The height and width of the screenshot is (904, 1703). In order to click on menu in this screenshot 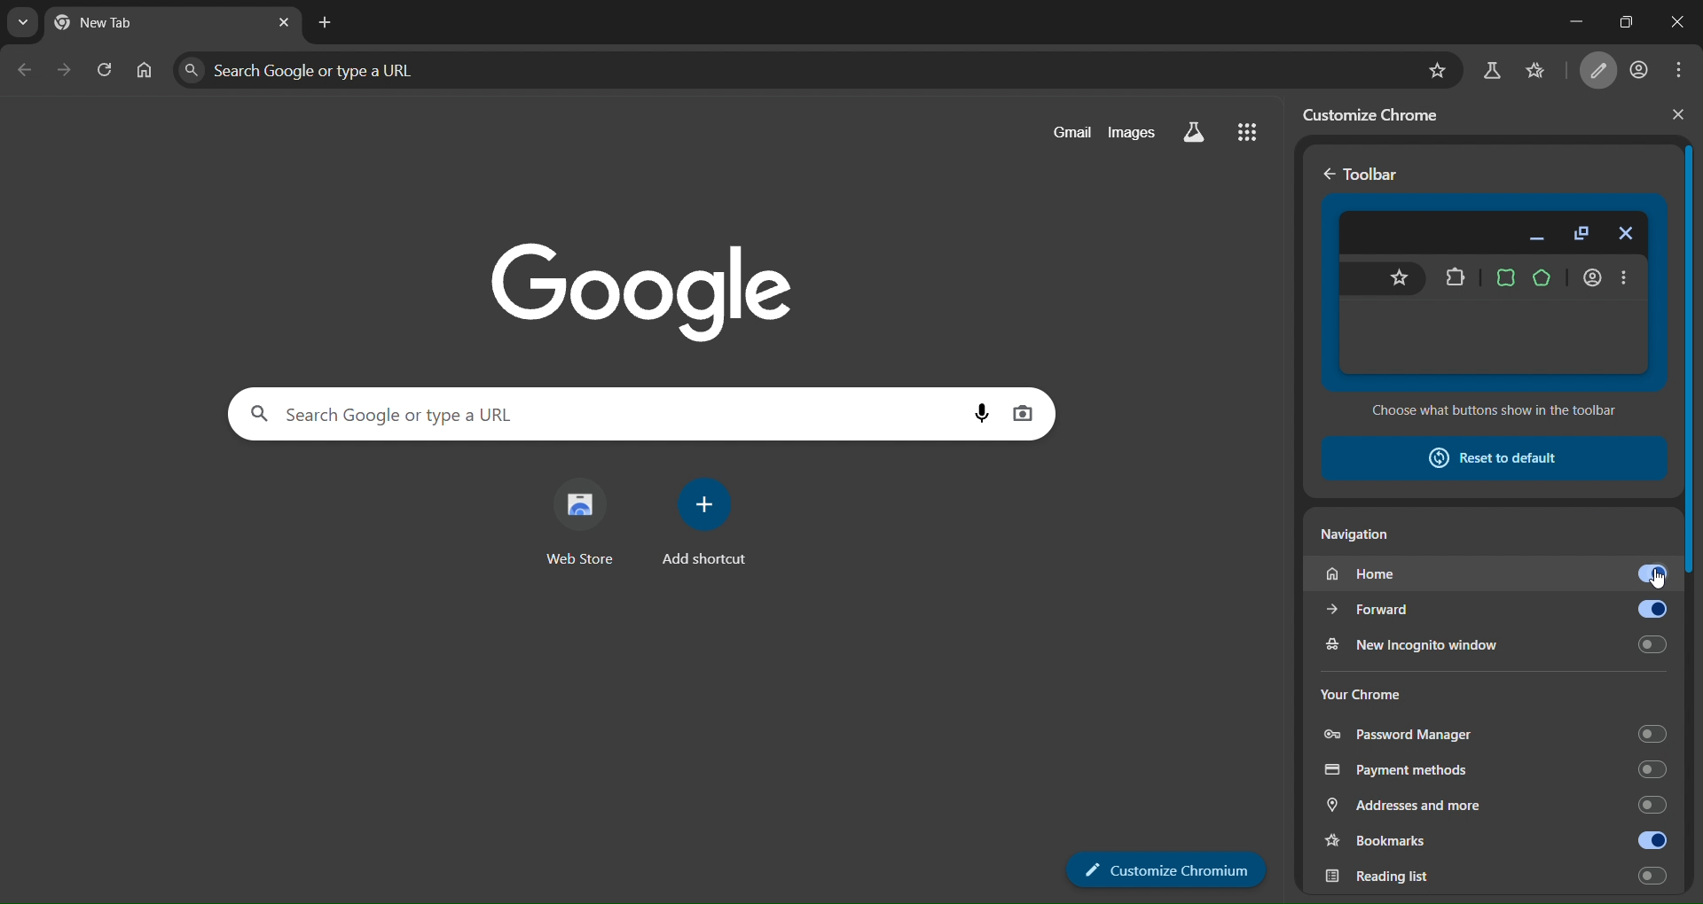, I will do `click(1685, 68)`.